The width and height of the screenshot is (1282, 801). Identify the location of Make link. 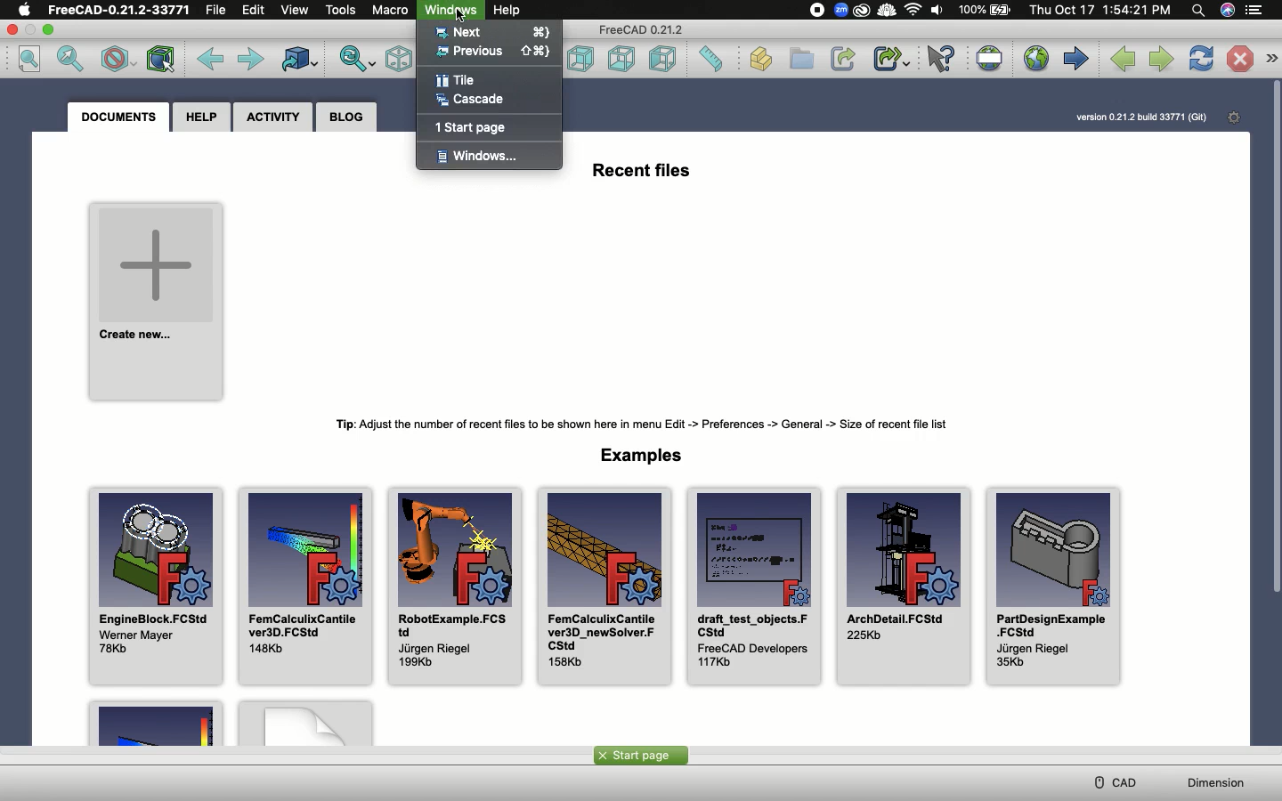
(845, 58).